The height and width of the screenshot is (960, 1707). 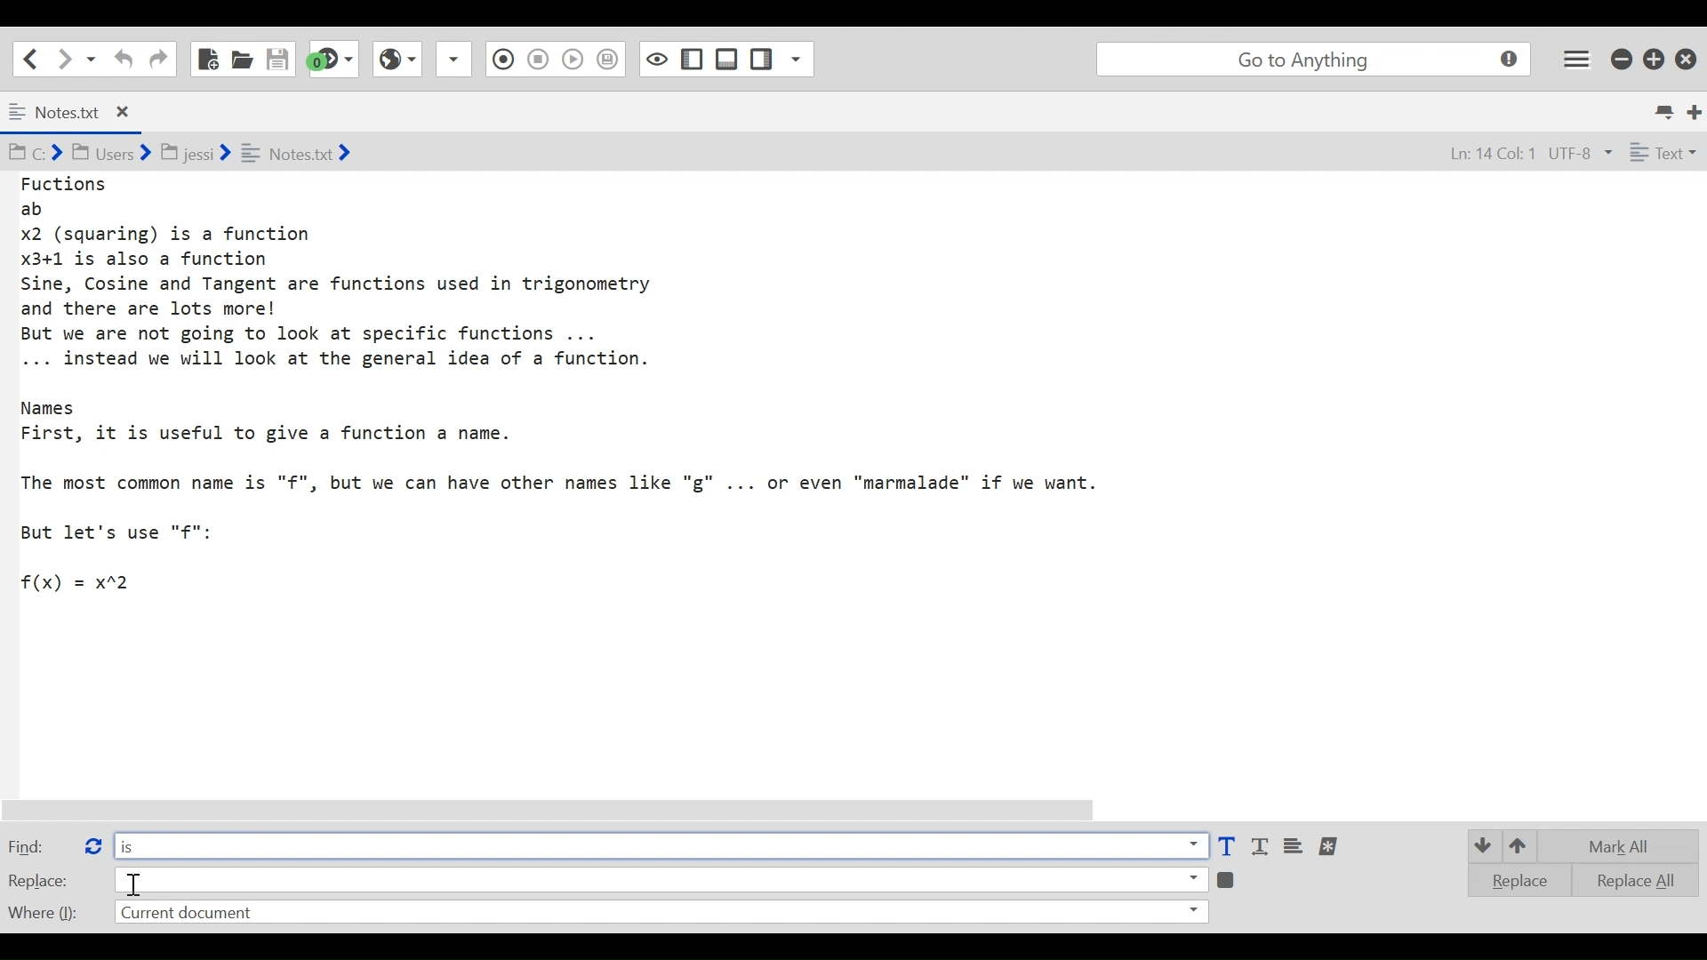 What do you see at coordinates (655, 58) in the screenshot?
I see `Show/Hide Right pane` at bounding box center [655, 58].